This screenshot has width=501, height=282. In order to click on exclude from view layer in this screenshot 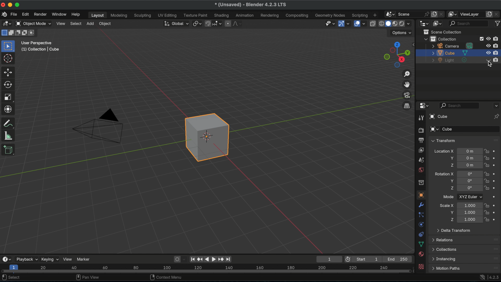, I will do `click(481, 39)`.